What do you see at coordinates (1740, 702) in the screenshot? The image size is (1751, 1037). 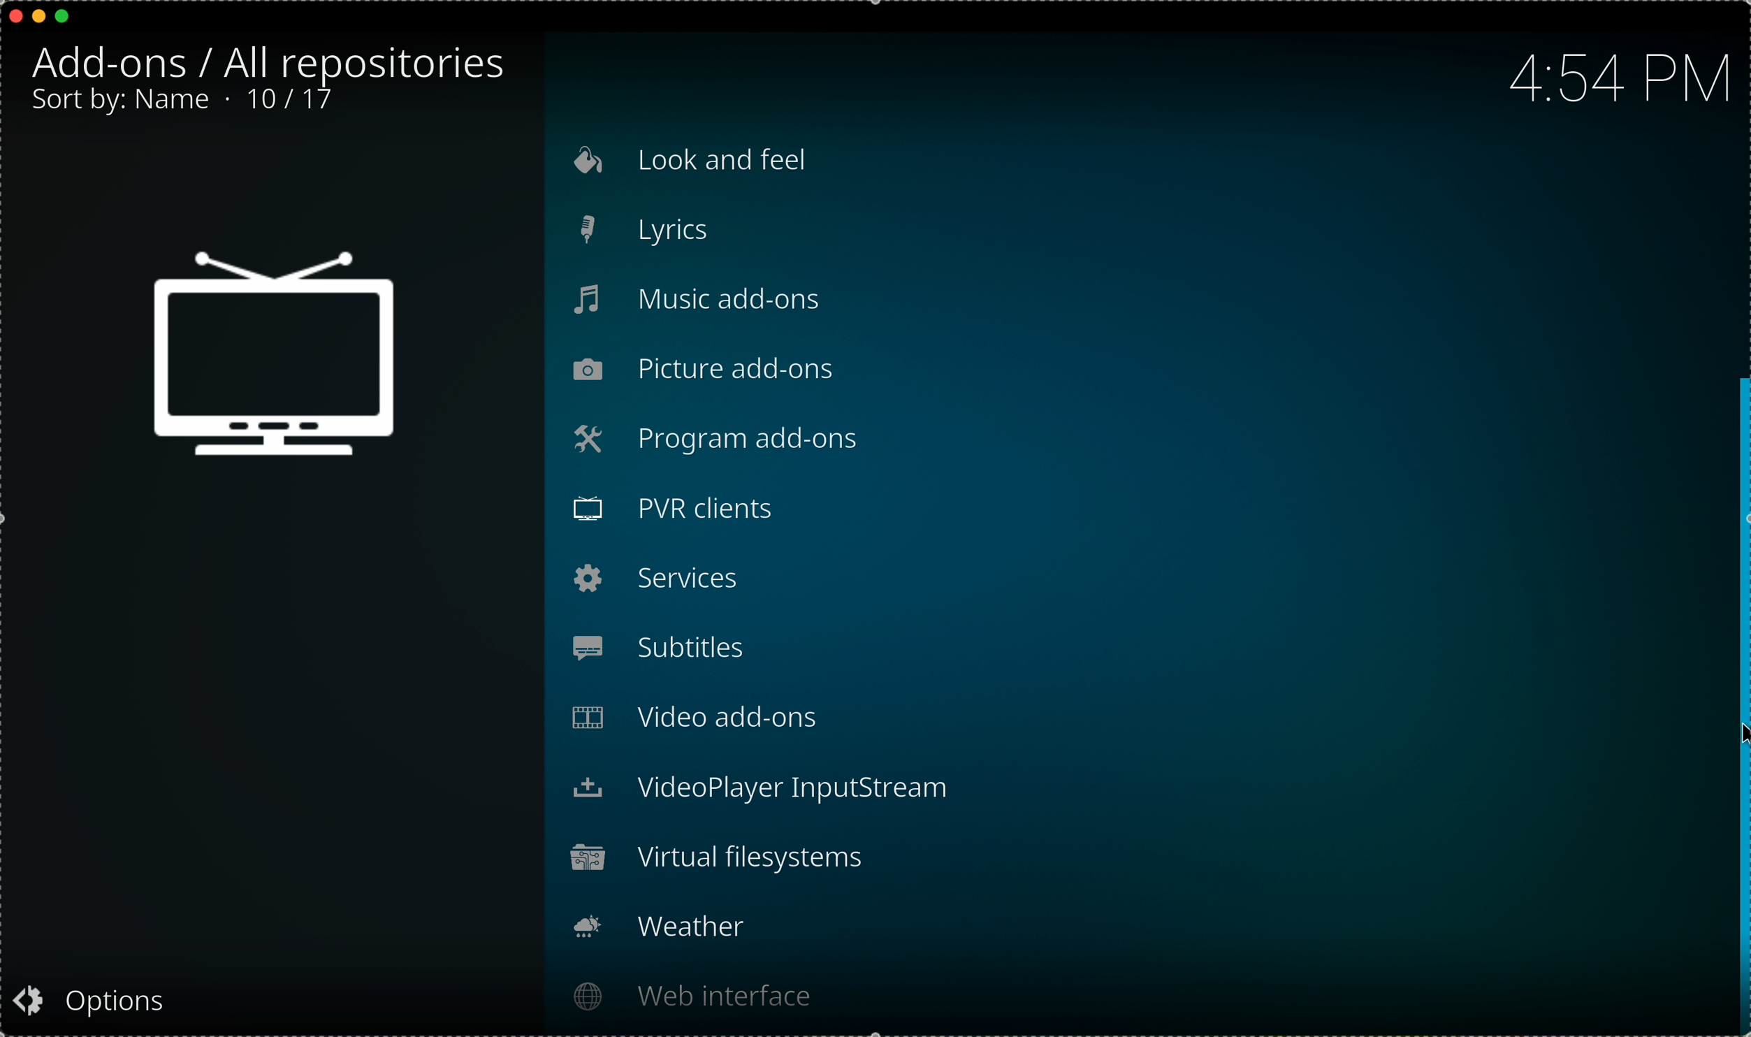 I see `drag to` at bounding box center [1740, 702].